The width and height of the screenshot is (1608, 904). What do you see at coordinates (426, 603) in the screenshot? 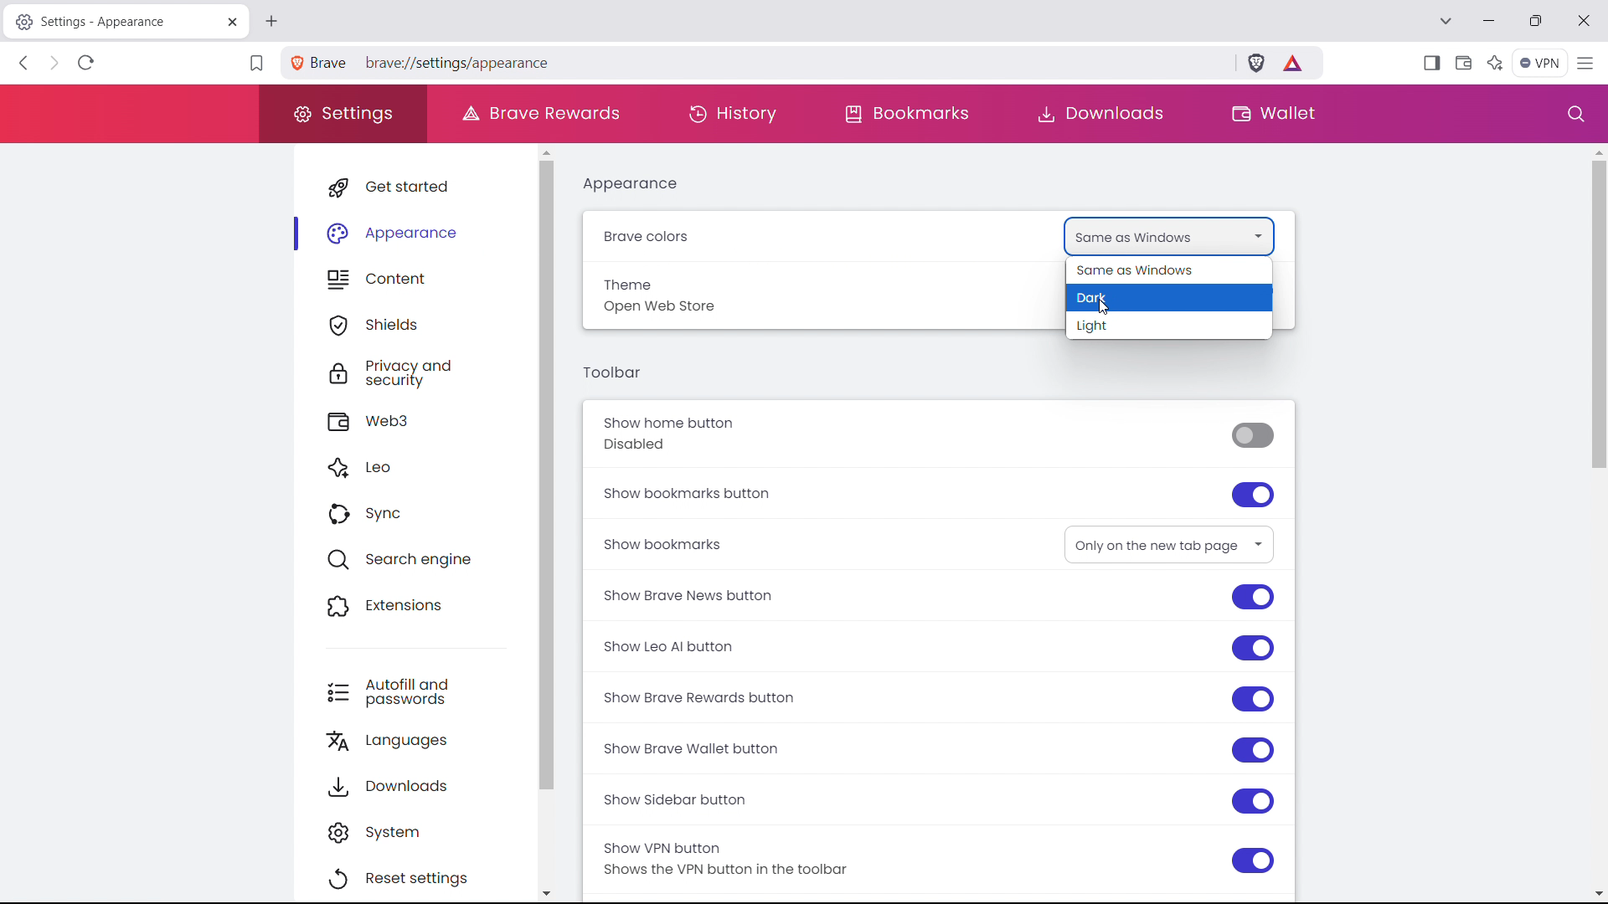
I see `extensions` at bounding box center [426, 603].